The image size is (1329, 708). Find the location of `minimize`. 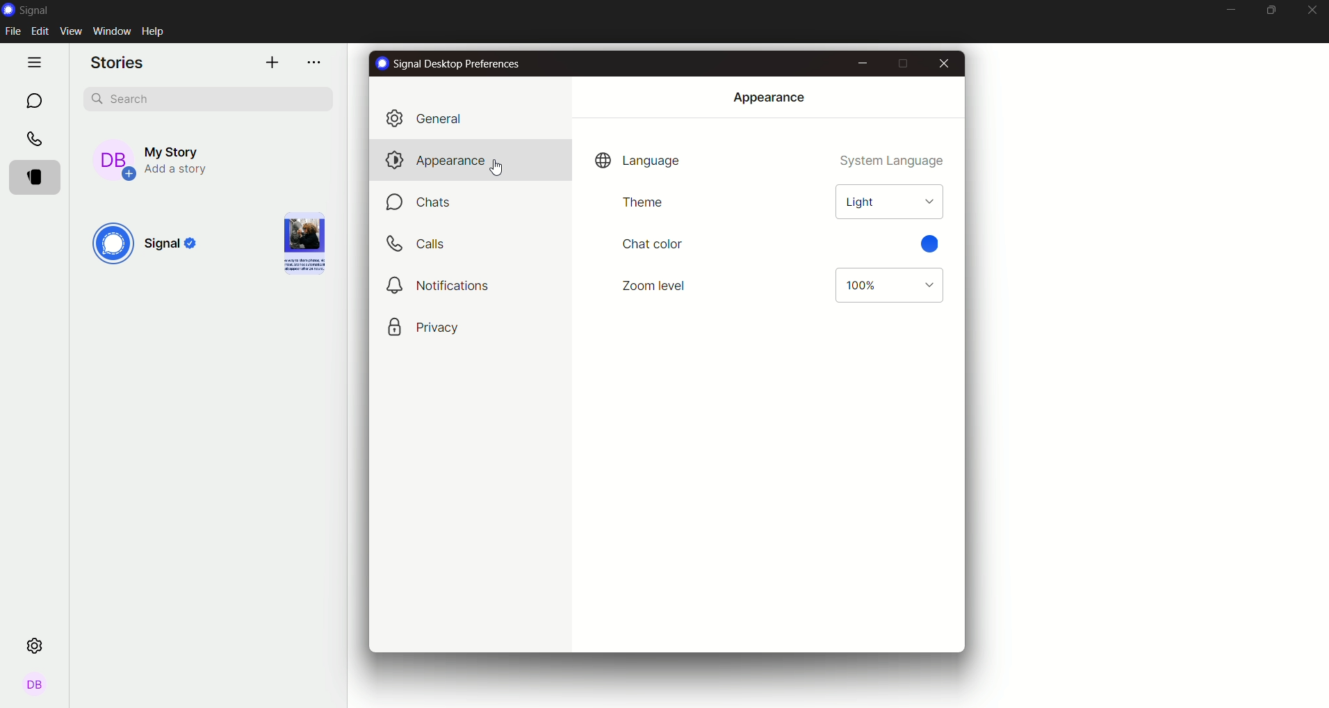

minimize is located at coordinates (862, 62).